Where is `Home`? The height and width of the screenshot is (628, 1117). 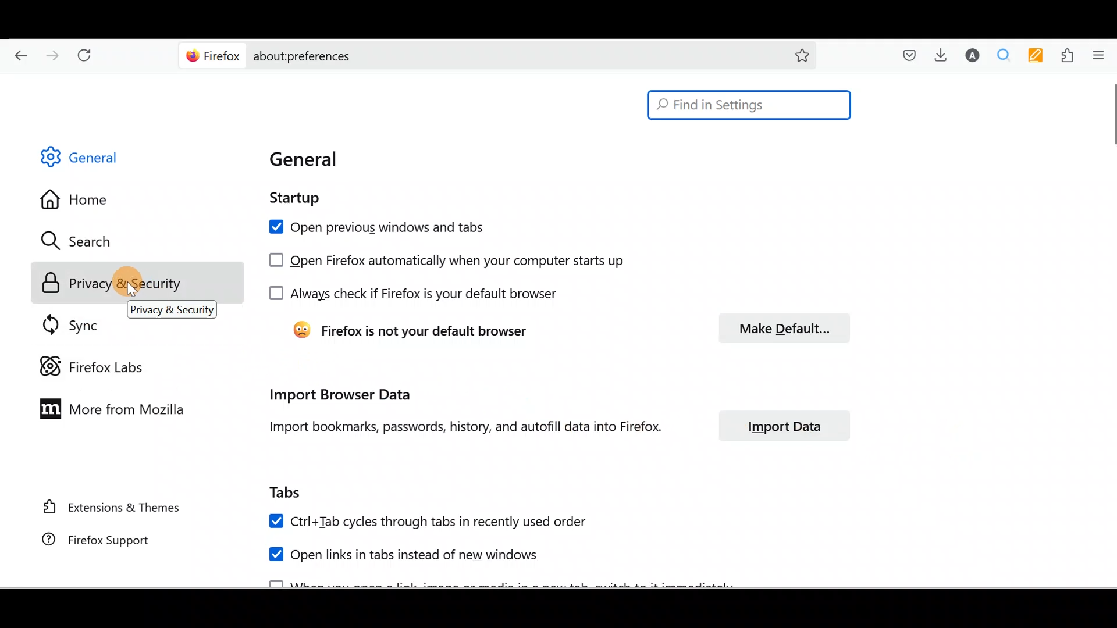 Home is located at coordinates (86, 201).